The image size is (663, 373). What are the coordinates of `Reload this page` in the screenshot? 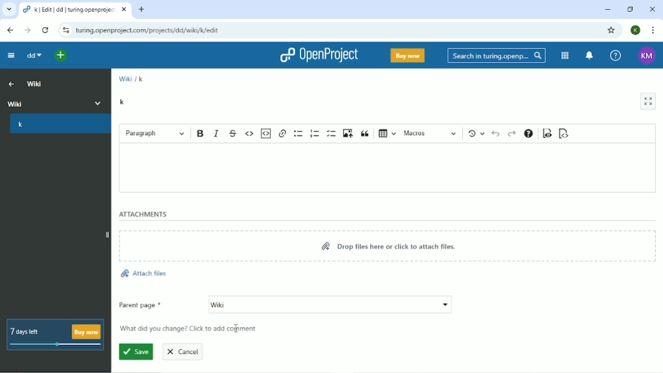 It's located at (45, 30).